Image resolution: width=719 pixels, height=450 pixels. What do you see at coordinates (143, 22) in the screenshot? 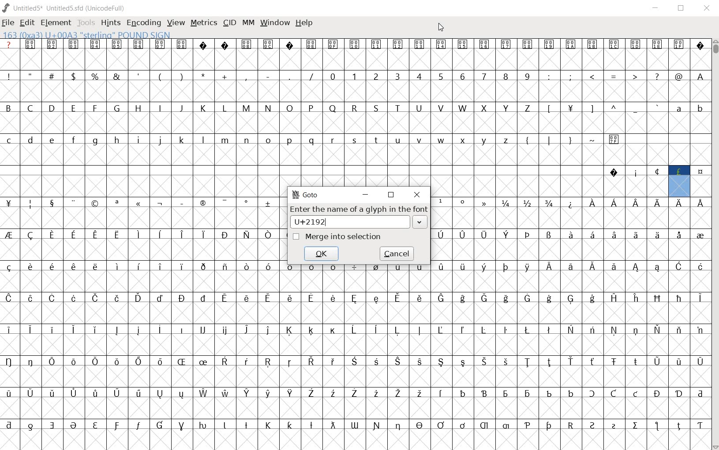
I see `ENCODING` at bounding box center [143, 22].